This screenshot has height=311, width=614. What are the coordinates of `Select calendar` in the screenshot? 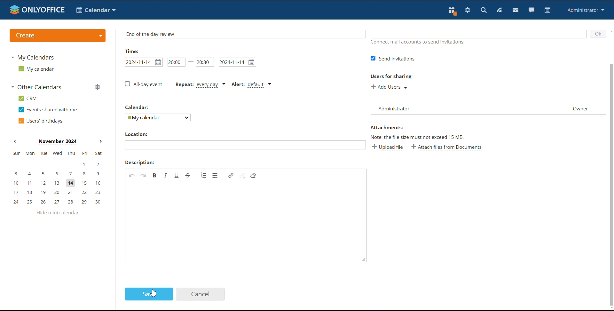 It's located at (158, 117).